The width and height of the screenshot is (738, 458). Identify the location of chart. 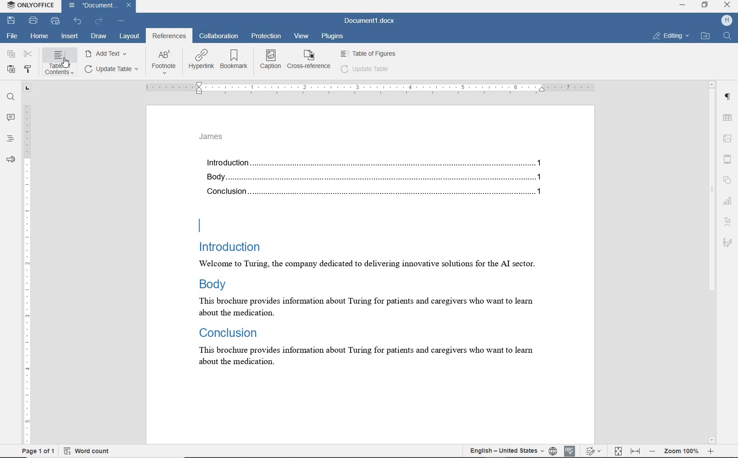
(728, 202).